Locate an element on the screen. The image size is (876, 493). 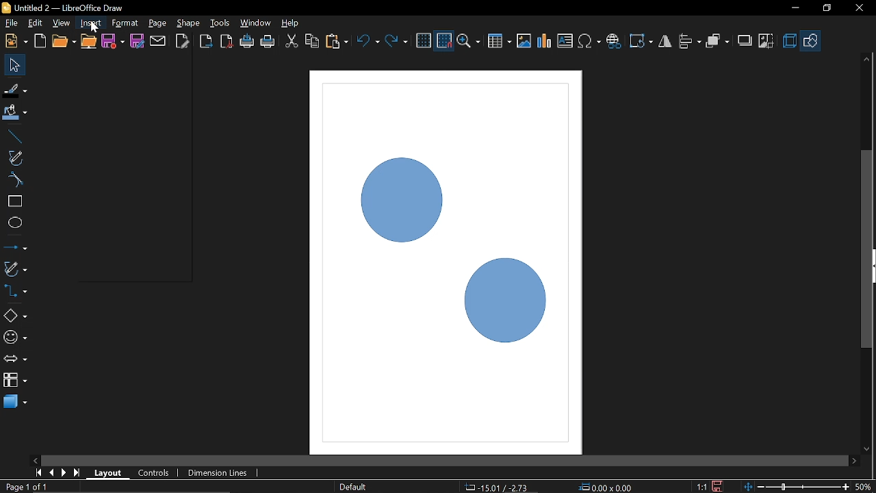
Style is located at coordinates (351, 487).